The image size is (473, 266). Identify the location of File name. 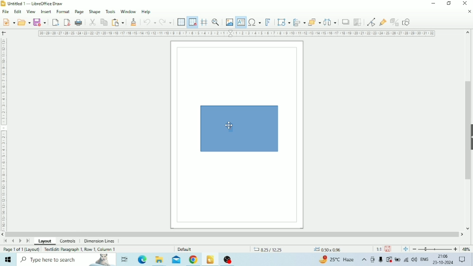
(37, 3).